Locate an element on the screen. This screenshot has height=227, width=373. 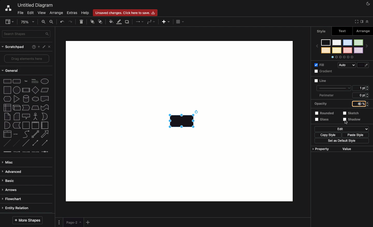
Options is located at coordinates (60, 223).